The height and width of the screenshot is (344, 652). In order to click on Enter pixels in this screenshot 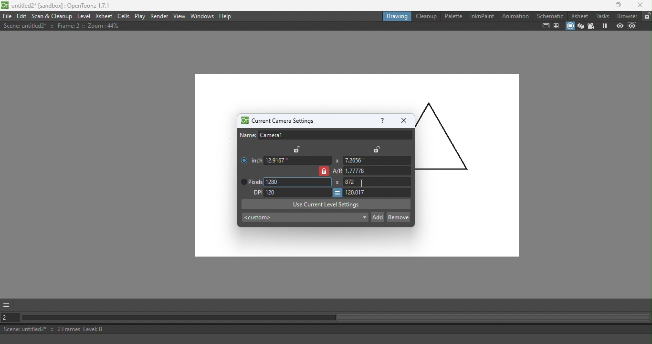, I will do `click(377, 182)`.